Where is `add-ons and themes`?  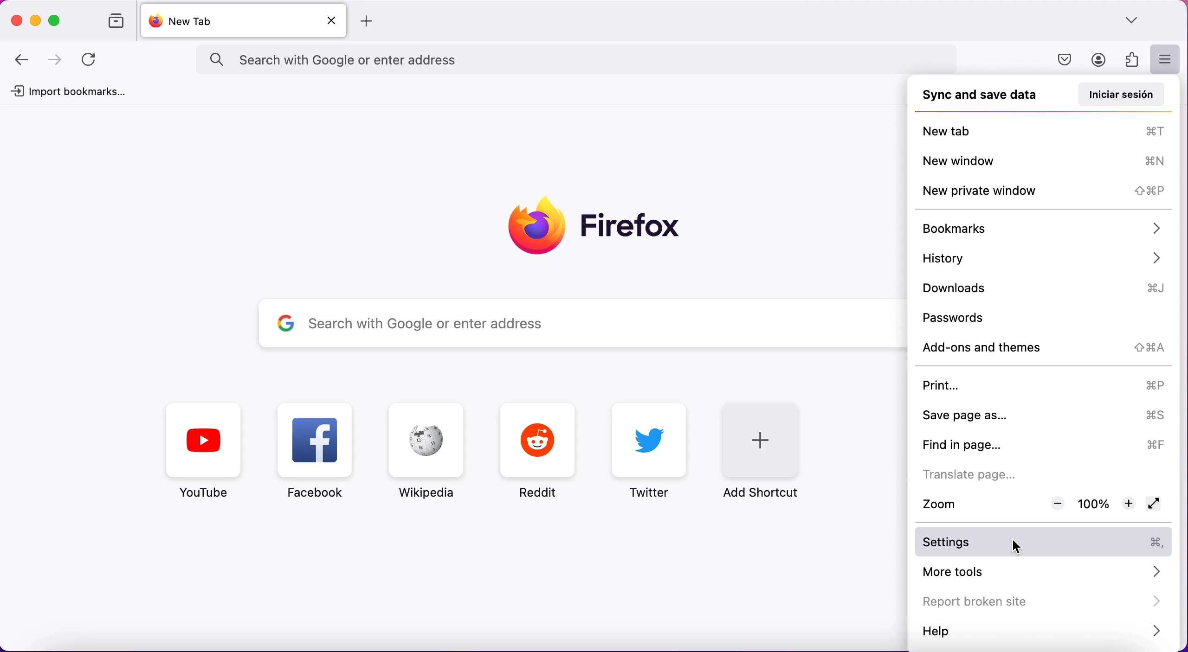 add-ons and themes is located at coordinates (1046, 349).